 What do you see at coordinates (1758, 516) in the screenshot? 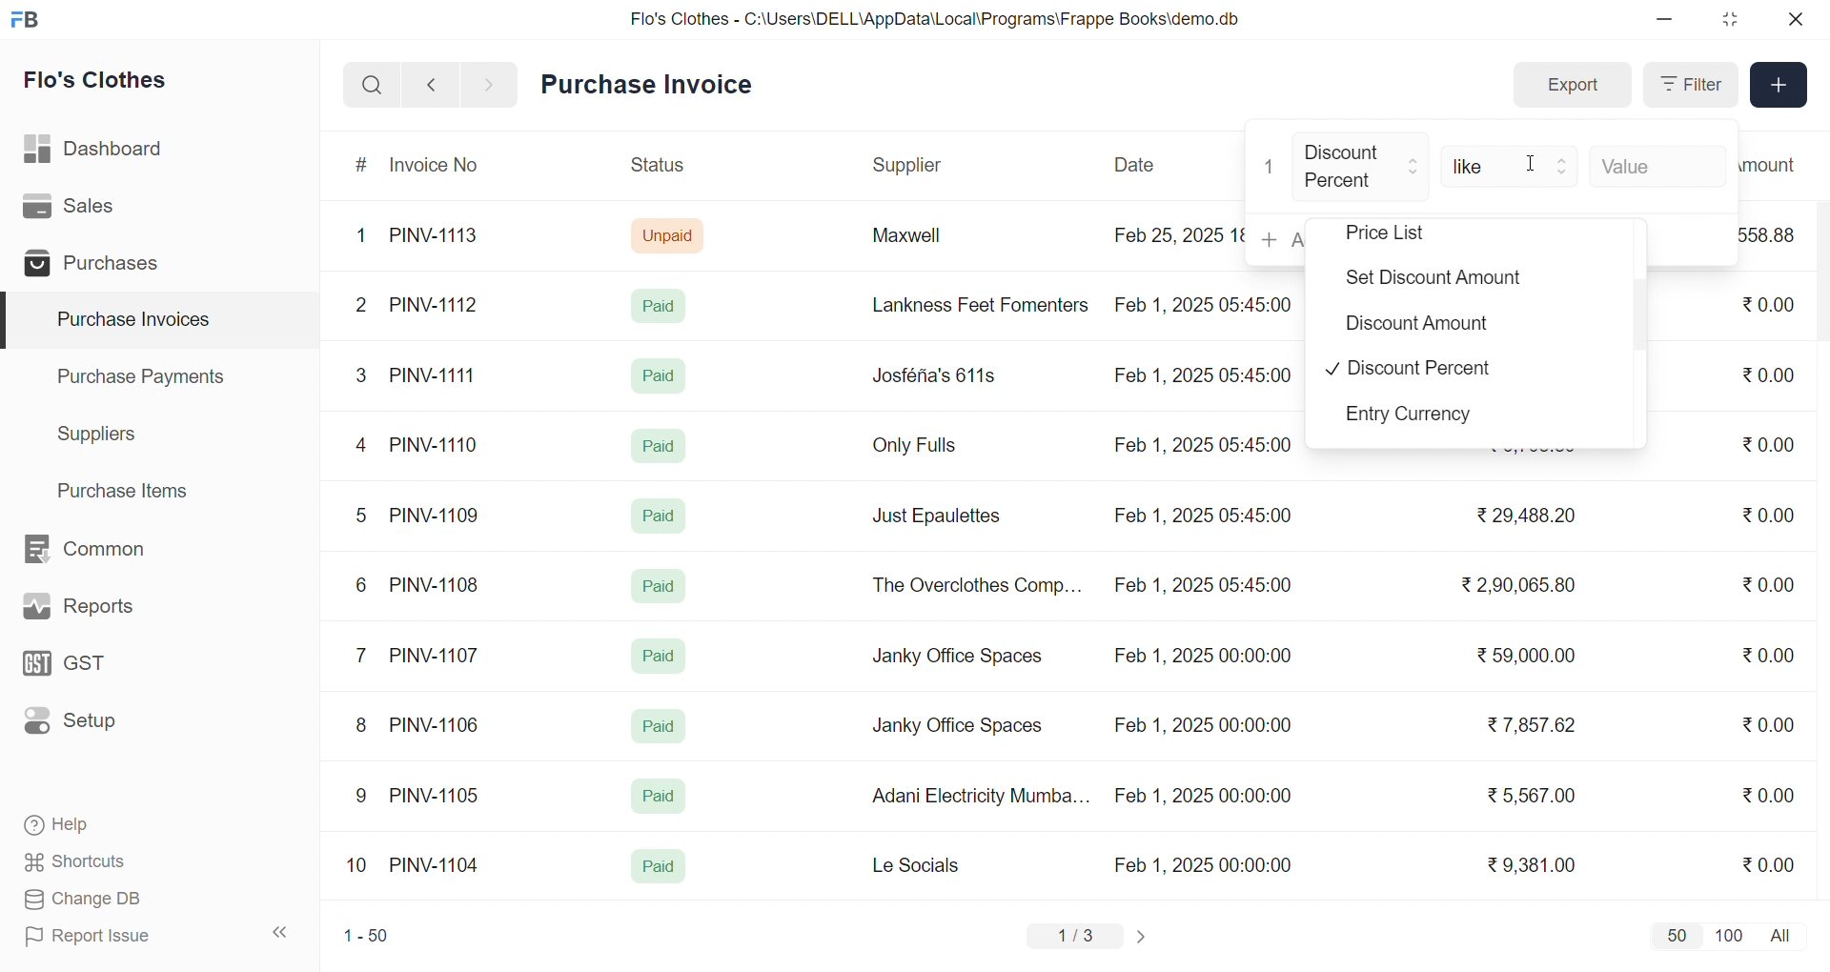
I see `₹0.00` at bounding box center [1758, 516].